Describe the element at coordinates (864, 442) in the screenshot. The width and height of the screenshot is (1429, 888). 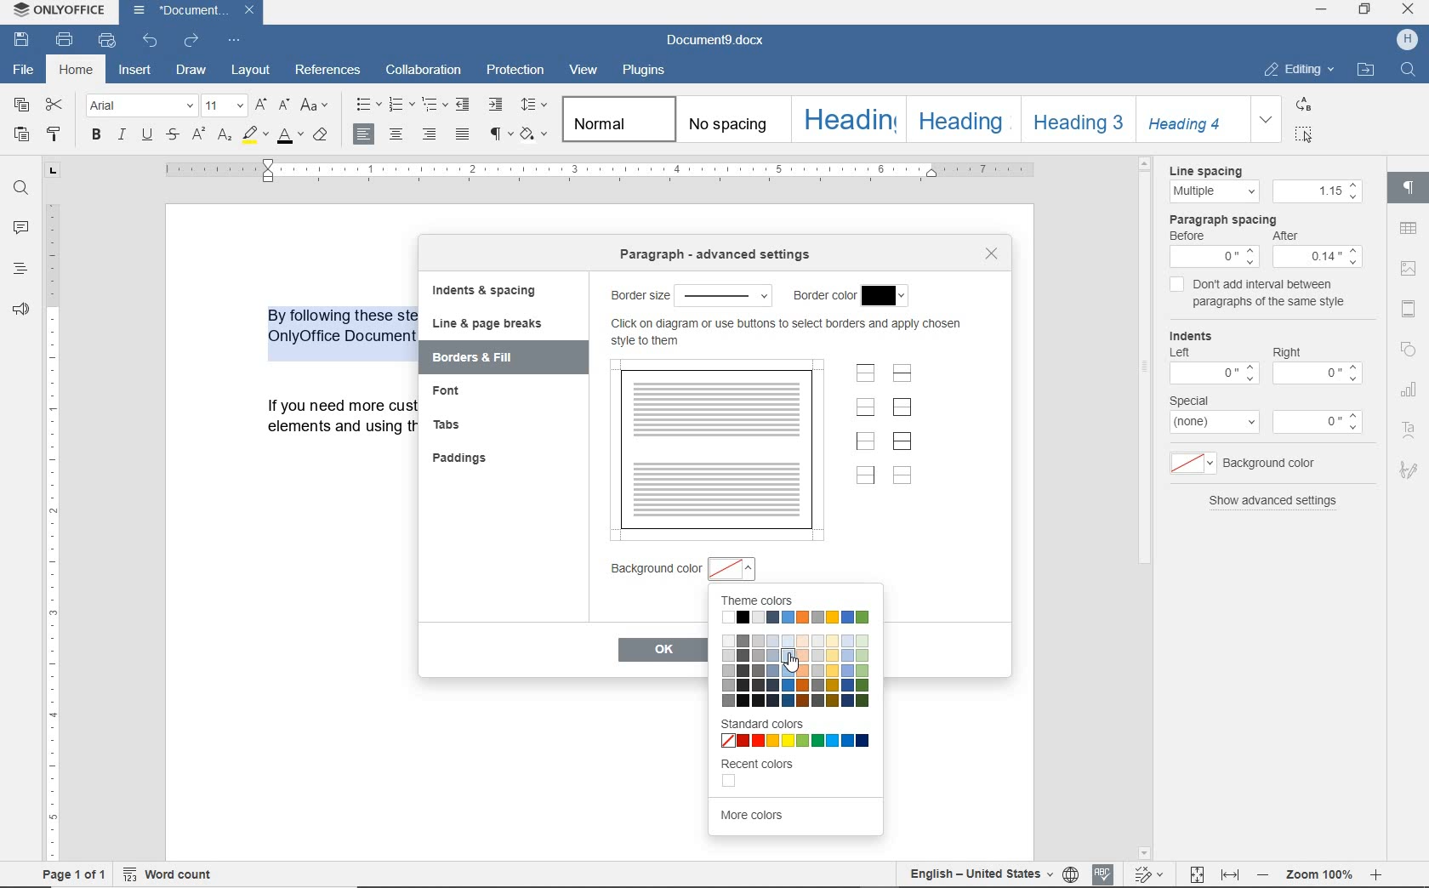
I see `set left border only` at that location.